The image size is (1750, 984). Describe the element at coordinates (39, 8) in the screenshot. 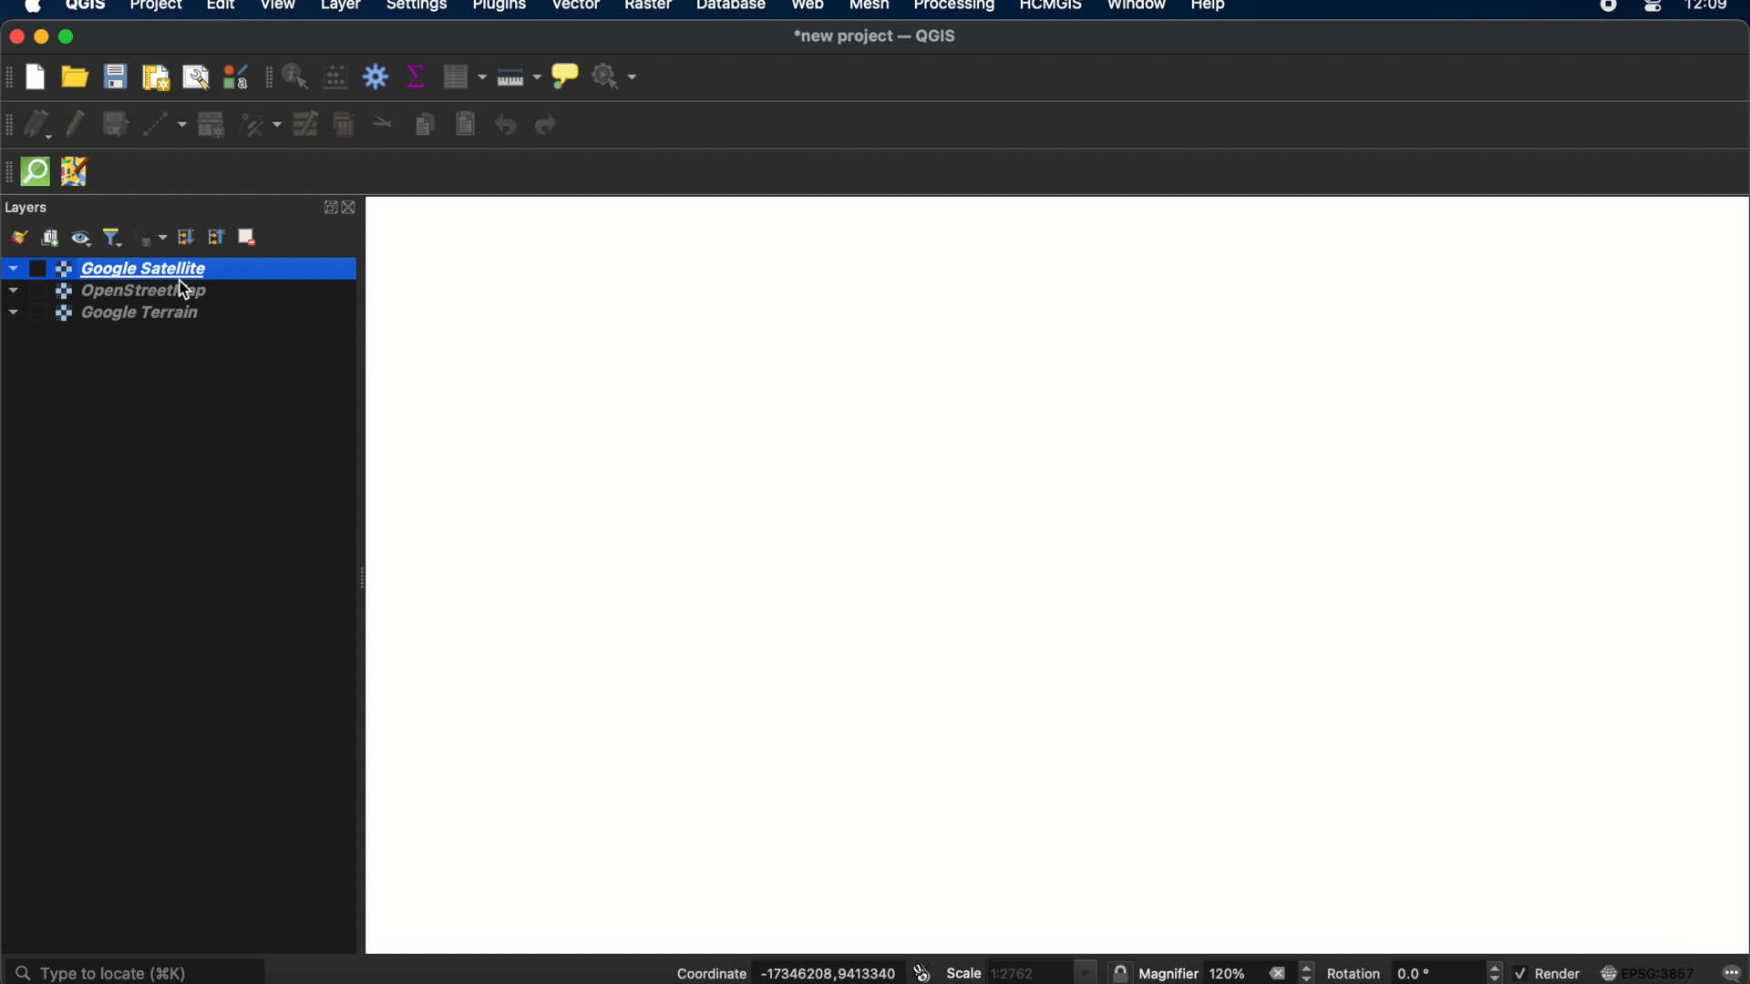

I see `apple icon` at that location.